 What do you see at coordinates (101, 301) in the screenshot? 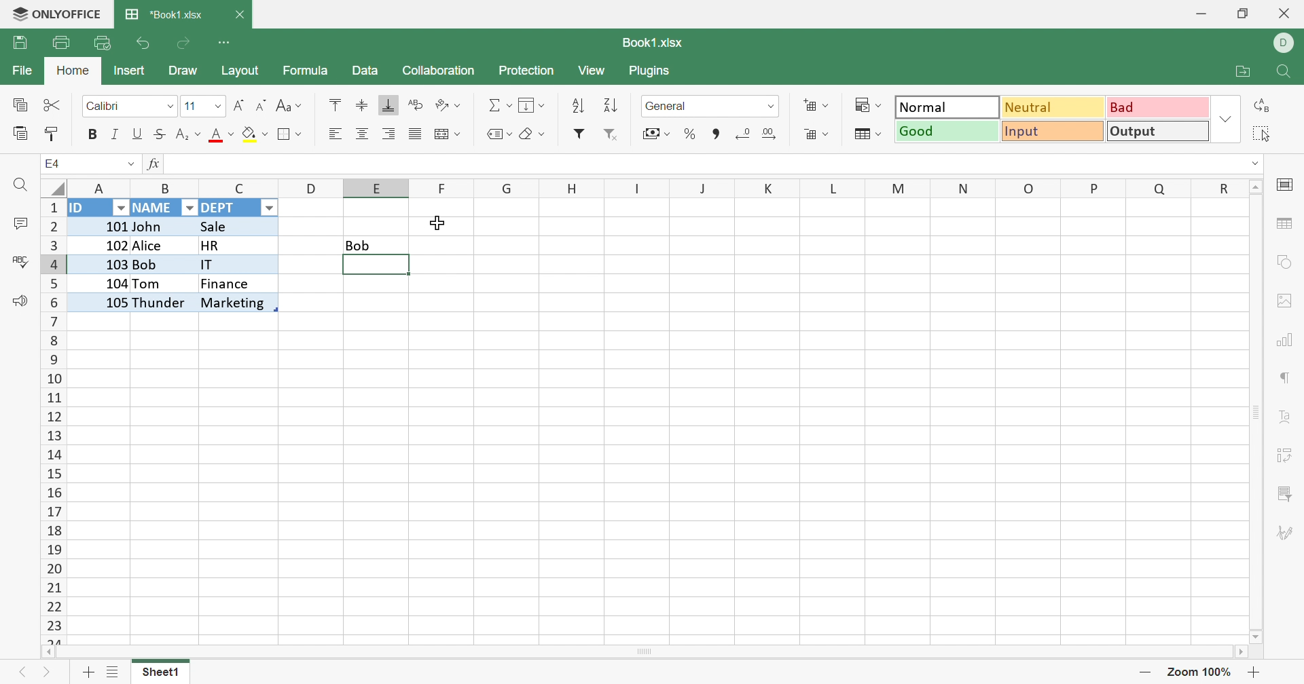
I see `105` at bounding box center [101, 301].